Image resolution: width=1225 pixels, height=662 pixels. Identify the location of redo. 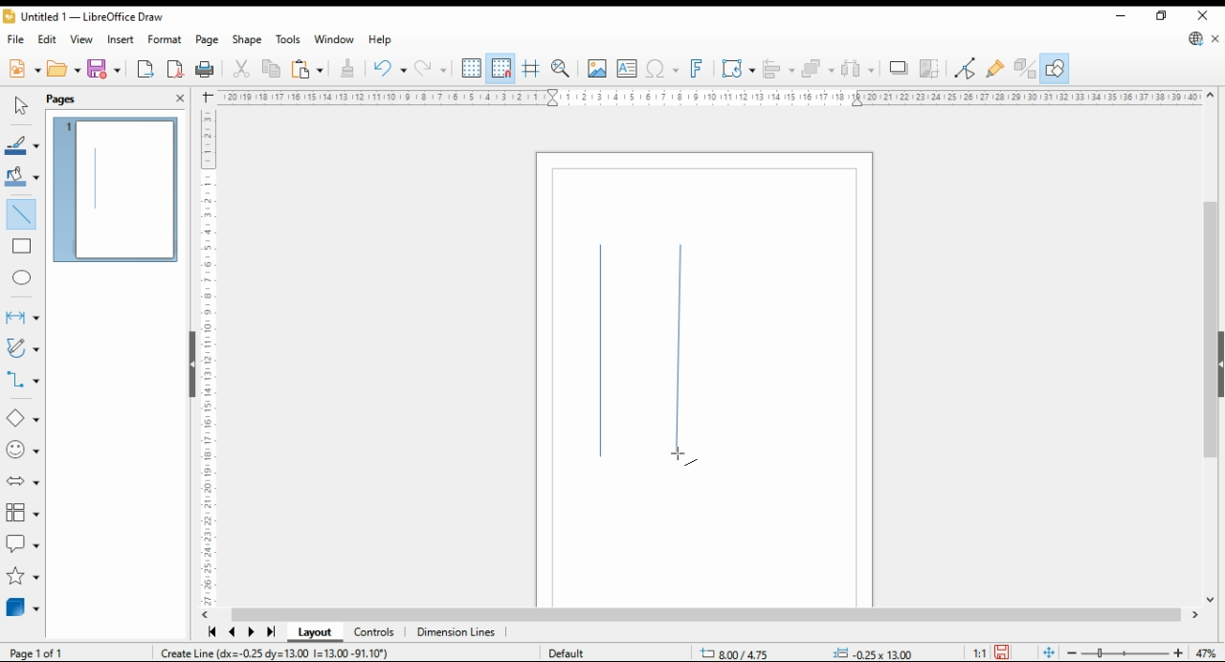
(389, 70).